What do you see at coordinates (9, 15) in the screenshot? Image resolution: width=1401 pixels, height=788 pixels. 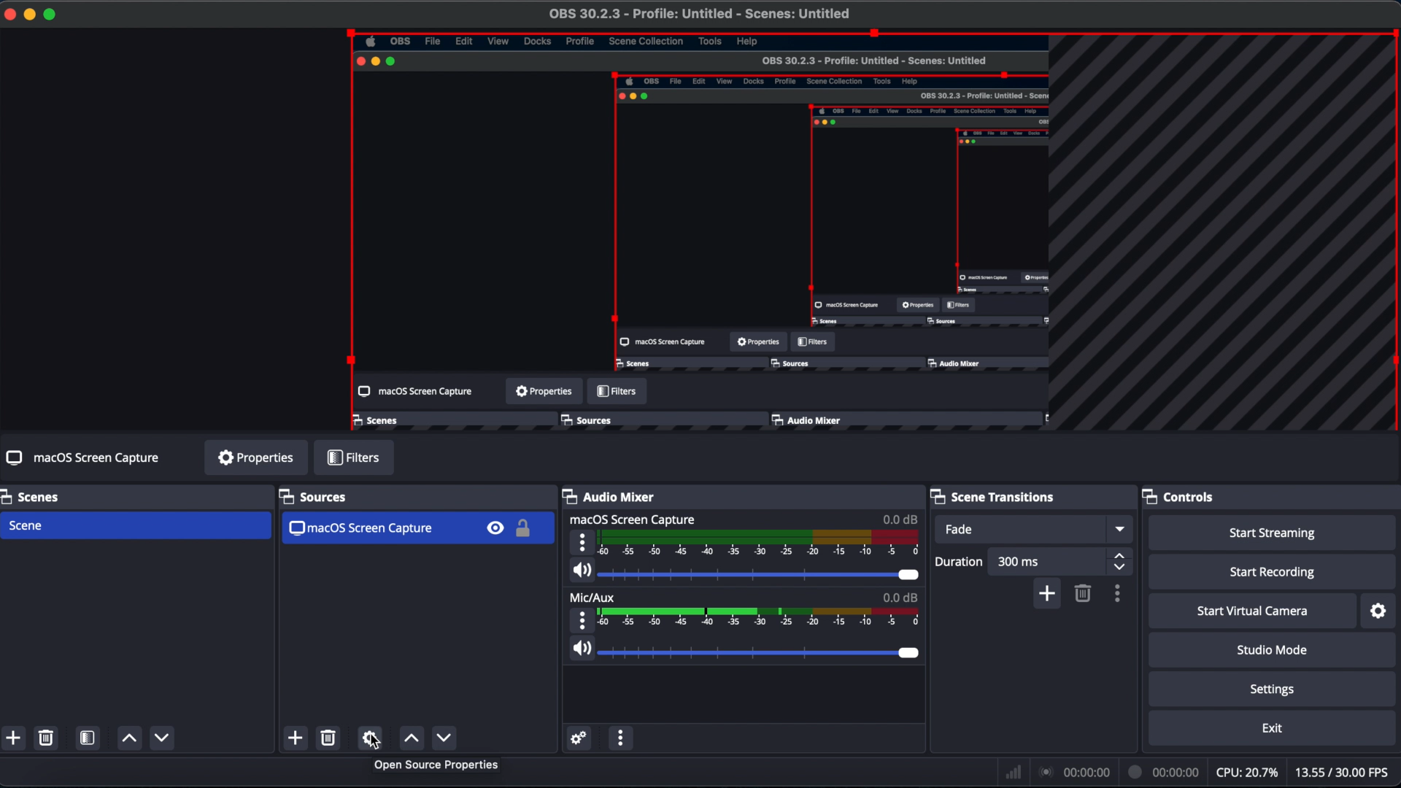 I see `close` at bounding box center [9, 15].